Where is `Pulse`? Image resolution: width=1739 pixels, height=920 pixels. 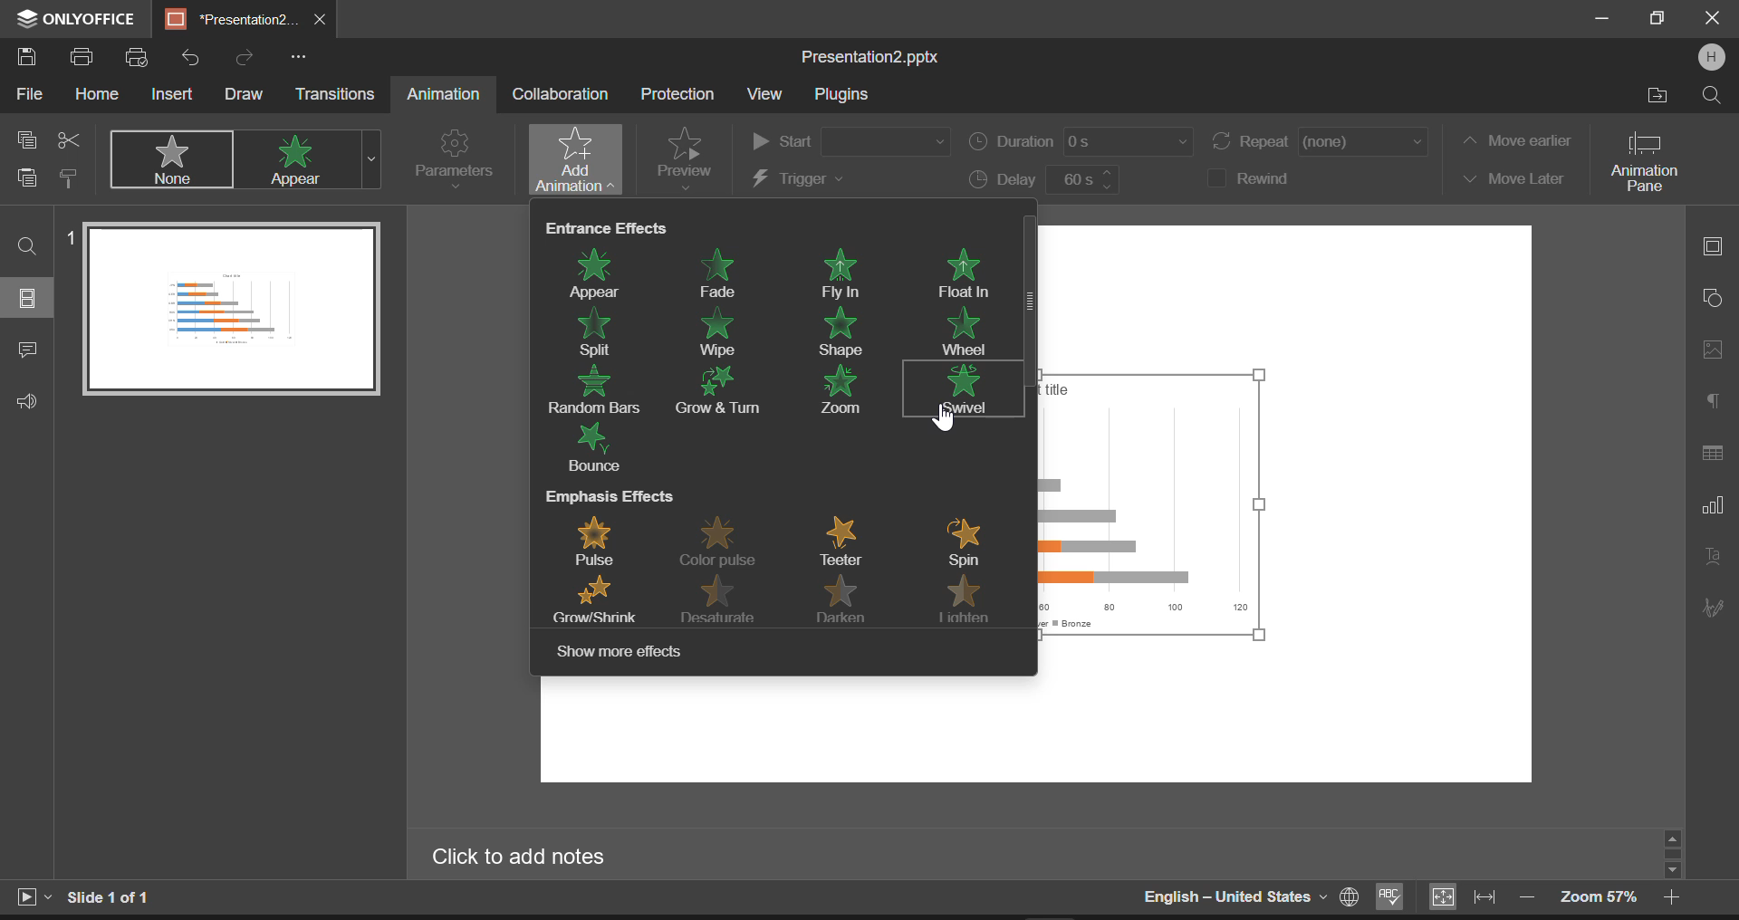 Pulse is located at coordinates (604, 539).